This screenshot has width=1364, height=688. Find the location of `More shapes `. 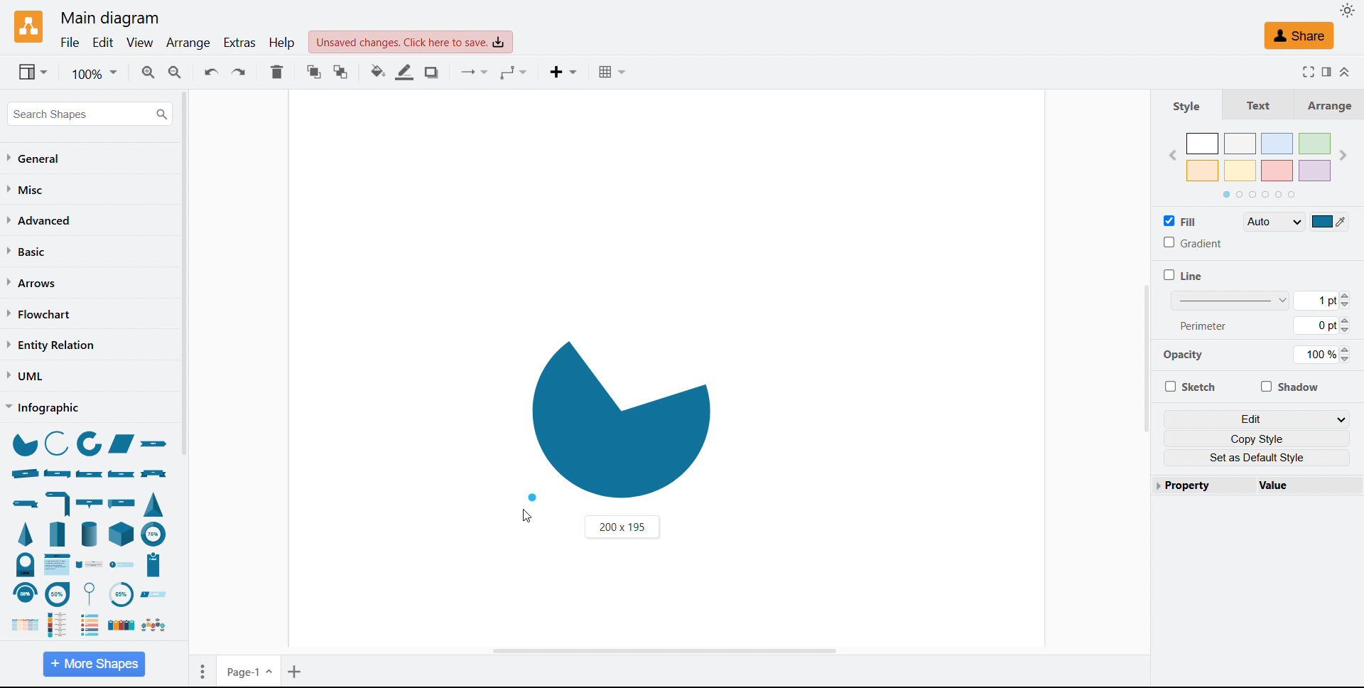

More shapes  is located at coordinates (94, 663).